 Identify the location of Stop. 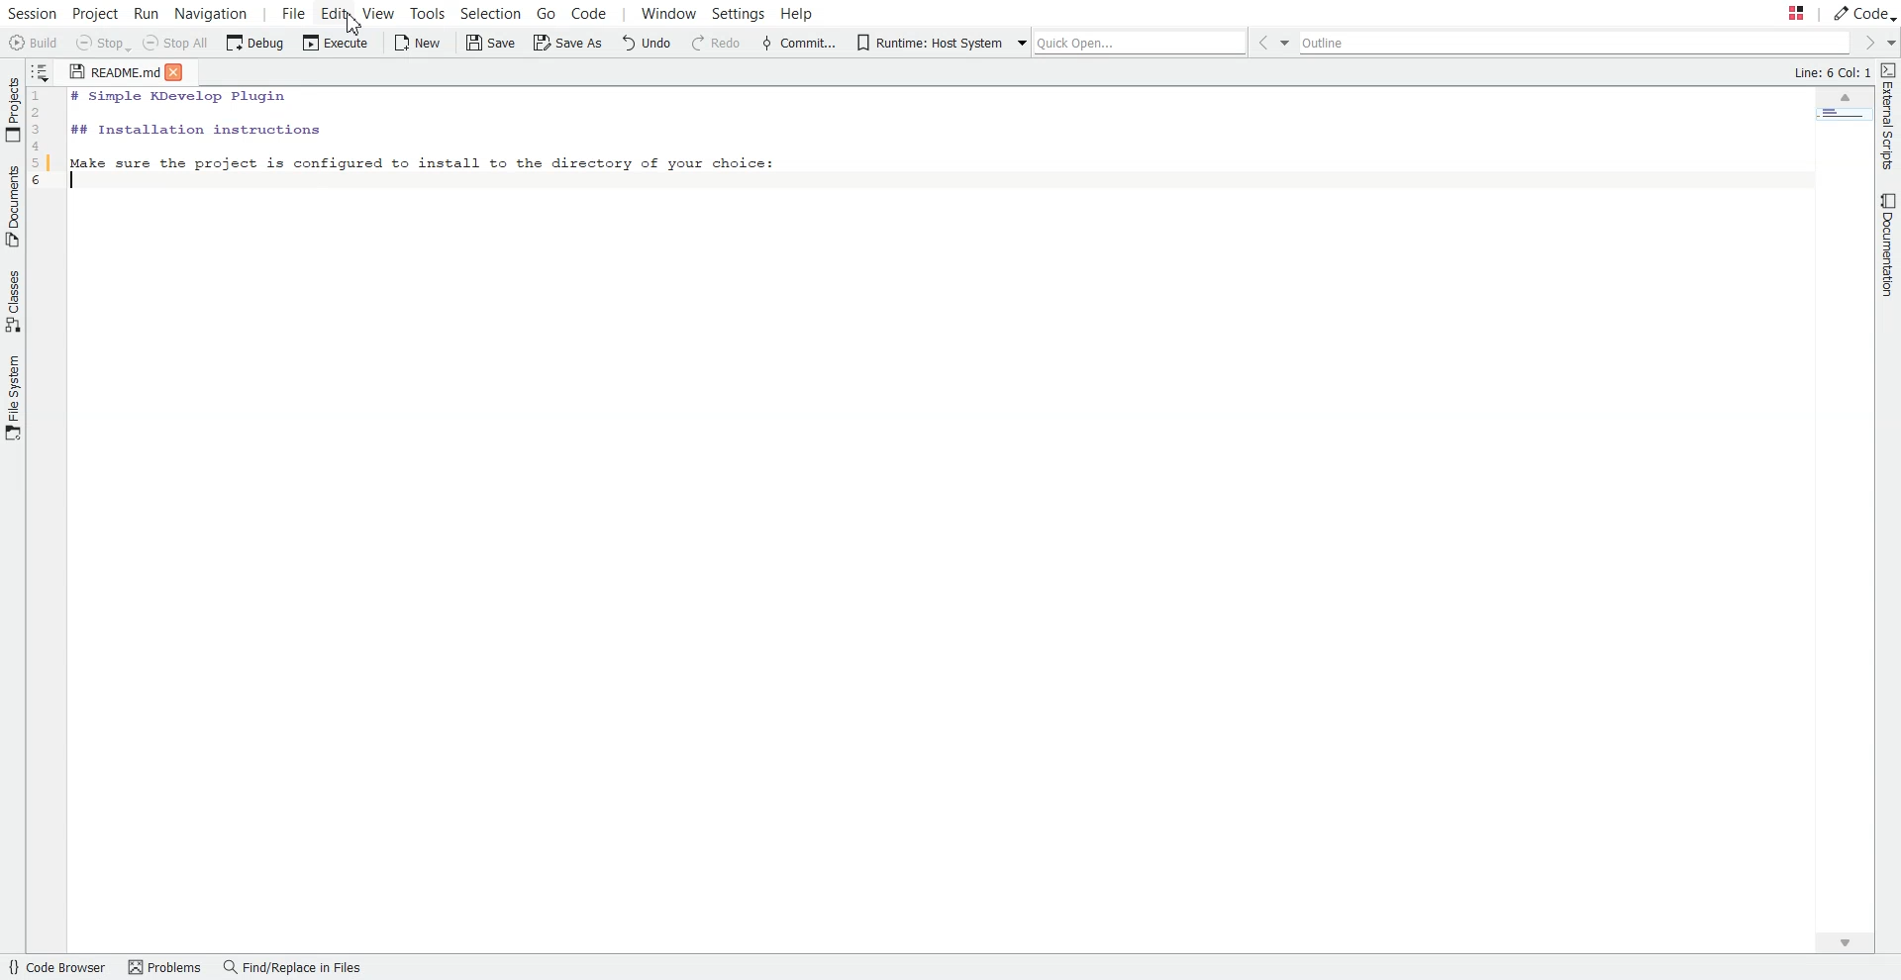
(102, 45).